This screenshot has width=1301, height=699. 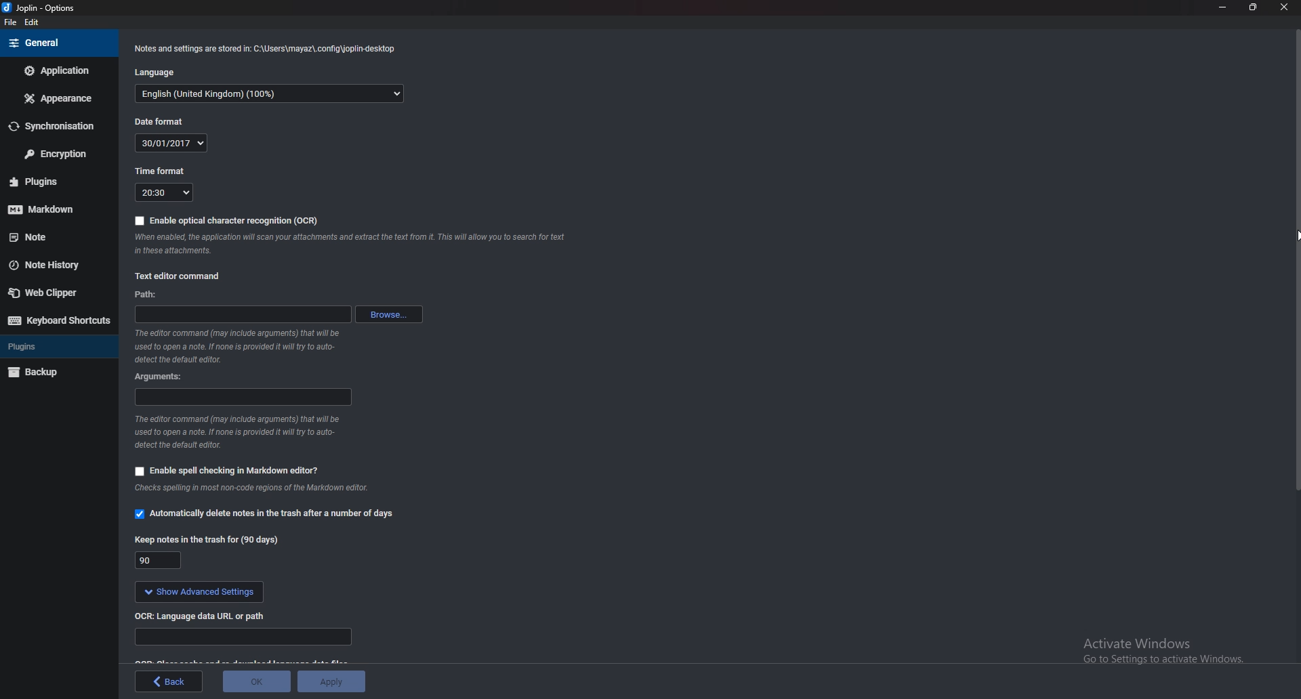 What do you see at coordinates (238, 433) in the screenshot?
I see `Info` at bounding box center [238, 433].